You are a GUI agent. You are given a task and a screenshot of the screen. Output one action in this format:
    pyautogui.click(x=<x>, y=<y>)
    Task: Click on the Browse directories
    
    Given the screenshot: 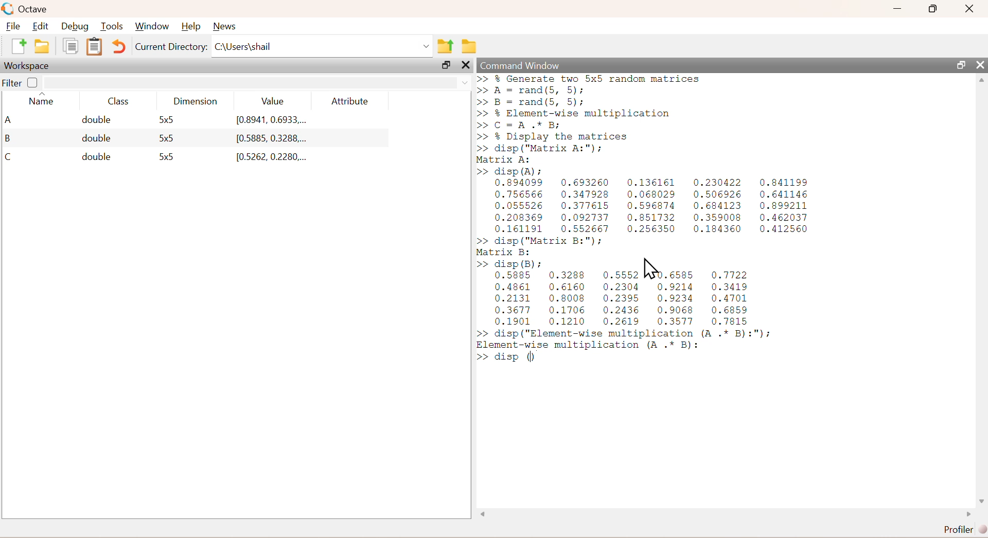 What is the action you would take?
    pyautogui.click(x=469, y=45)
    